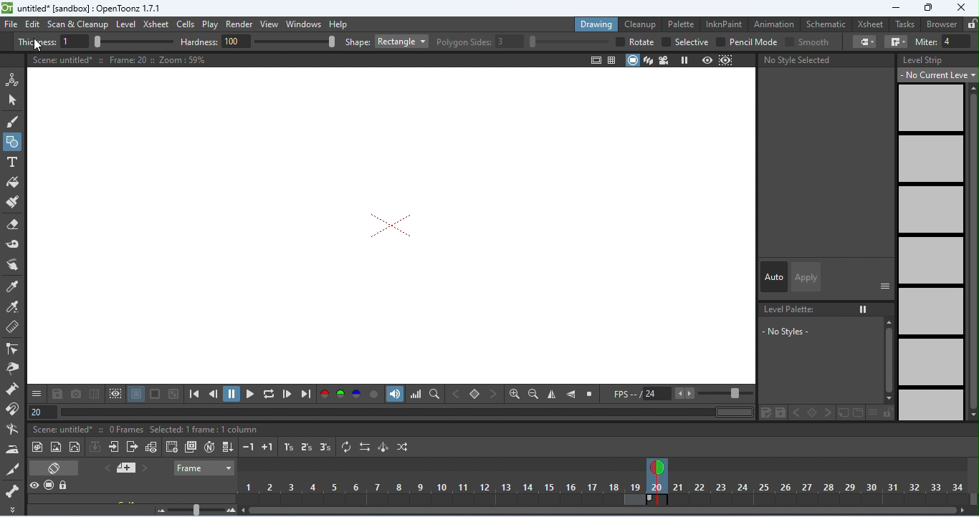  Describe the element at coordinates (192, 448) in the screenshot. I see `duplicate drawing` at that location.